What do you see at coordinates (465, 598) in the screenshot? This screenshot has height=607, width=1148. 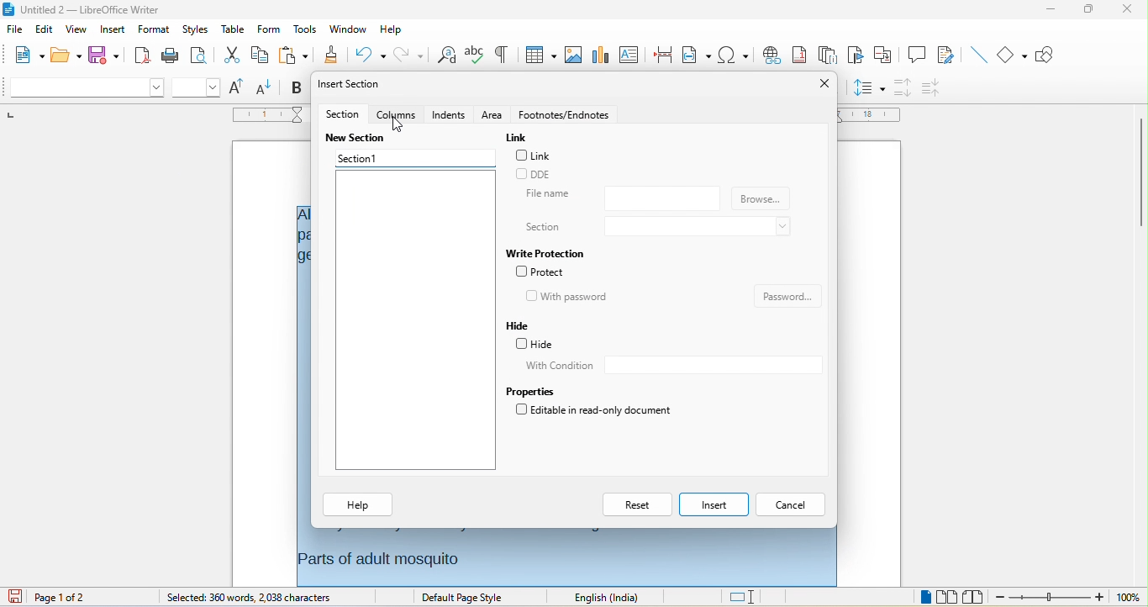 I see `default page style` at bounding box center [465, 598].